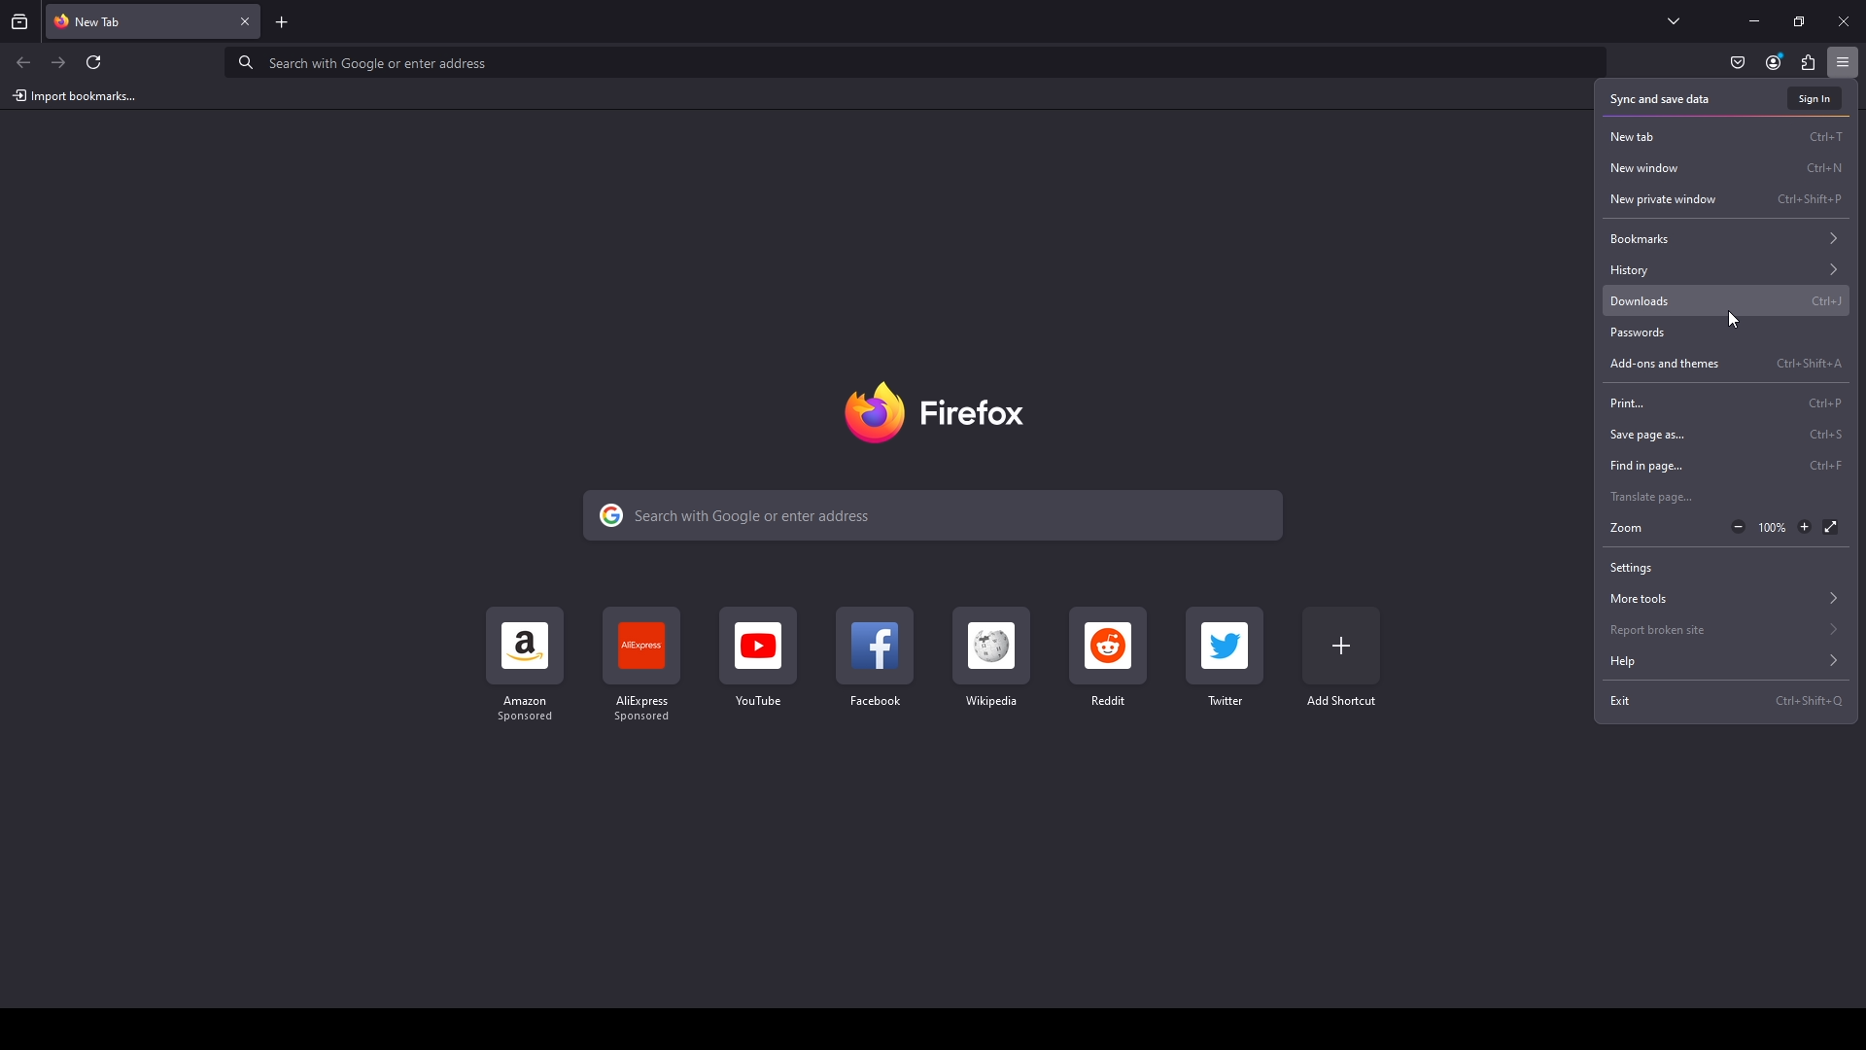  Describe the element at coordinates (1342, 658) in the screenshot. I see `Add shortcut ` at that location.